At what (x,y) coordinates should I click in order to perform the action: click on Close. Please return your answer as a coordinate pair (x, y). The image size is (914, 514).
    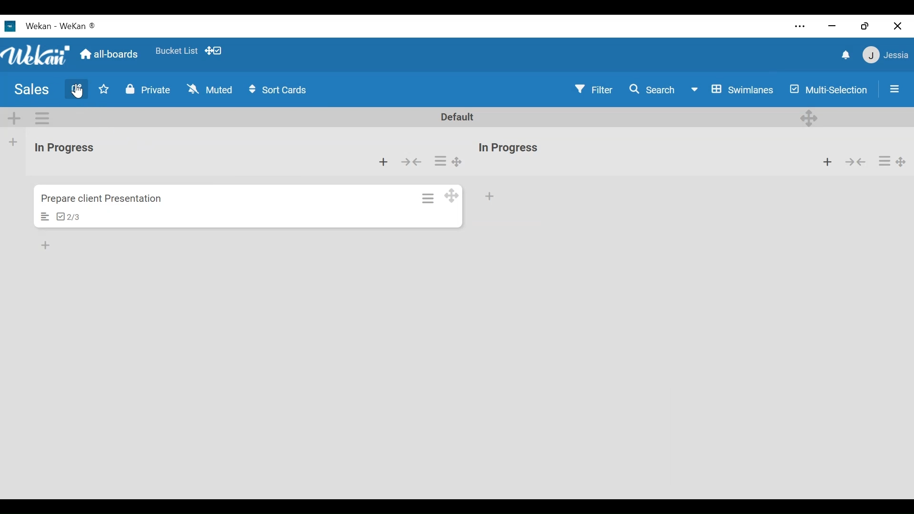
    Looking at the image, I should click on (897, 27).